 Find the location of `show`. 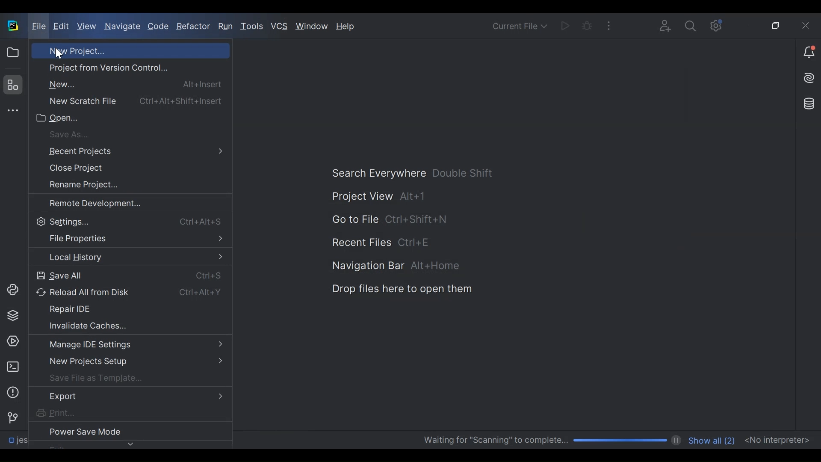

show is located at coordinates (131, 444).